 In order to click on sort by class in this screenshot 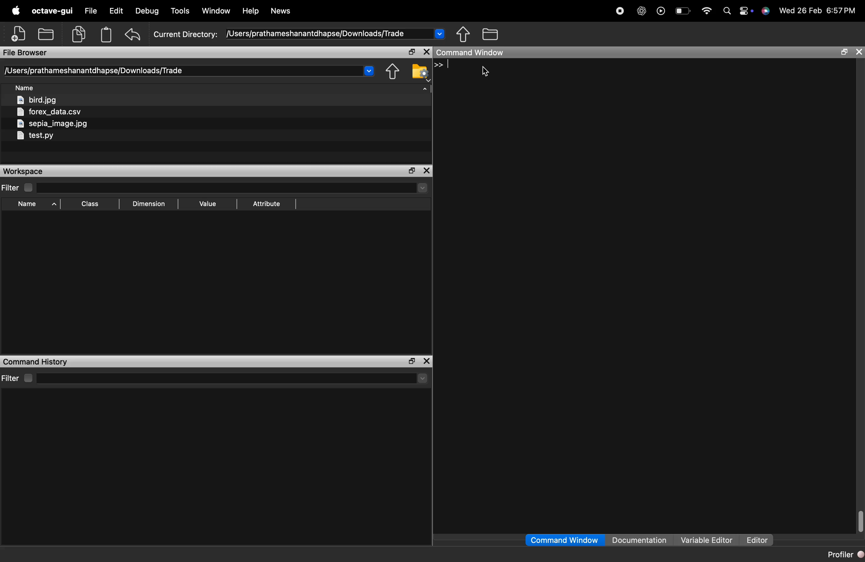, I will do `click(91, 204)`.